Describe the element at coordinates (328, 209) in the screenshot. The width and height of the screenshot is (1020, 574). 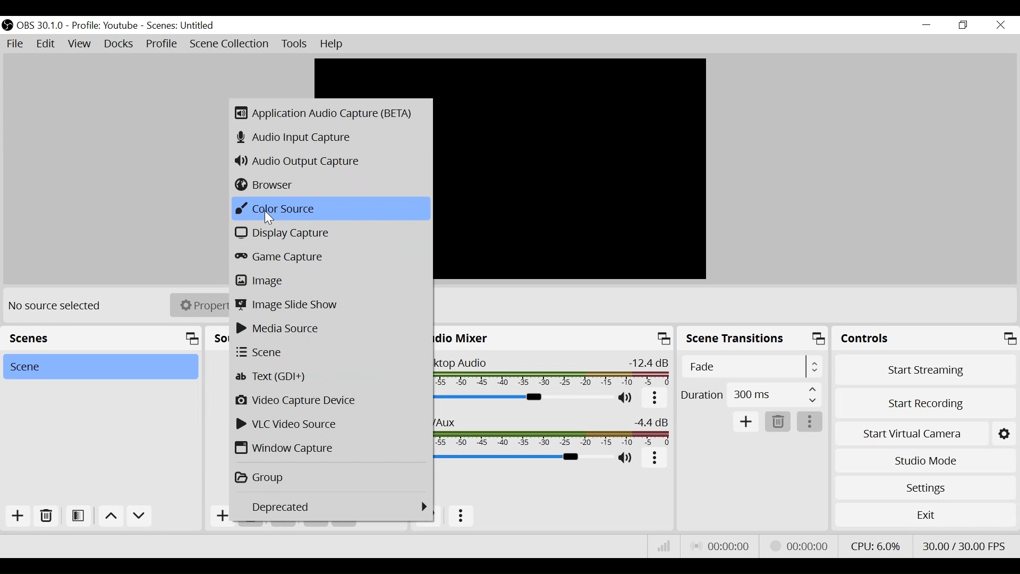
I see `Color Source` at that location.